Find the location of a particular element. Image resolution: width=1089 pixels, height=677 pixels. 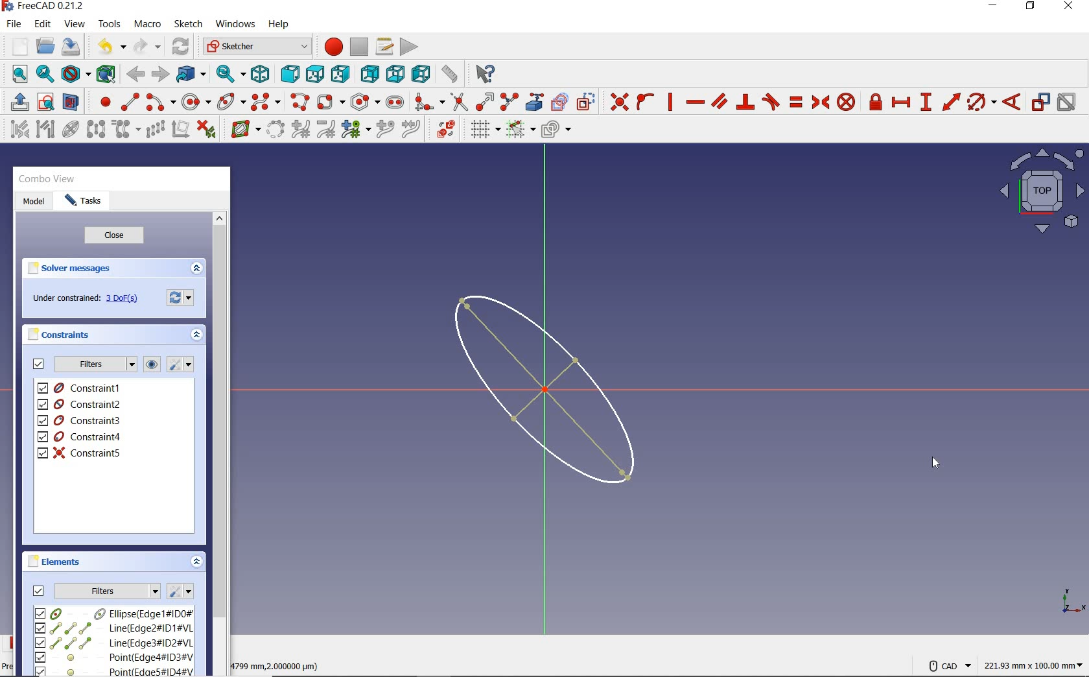

constraint5 is located at coordinates (80, 453).